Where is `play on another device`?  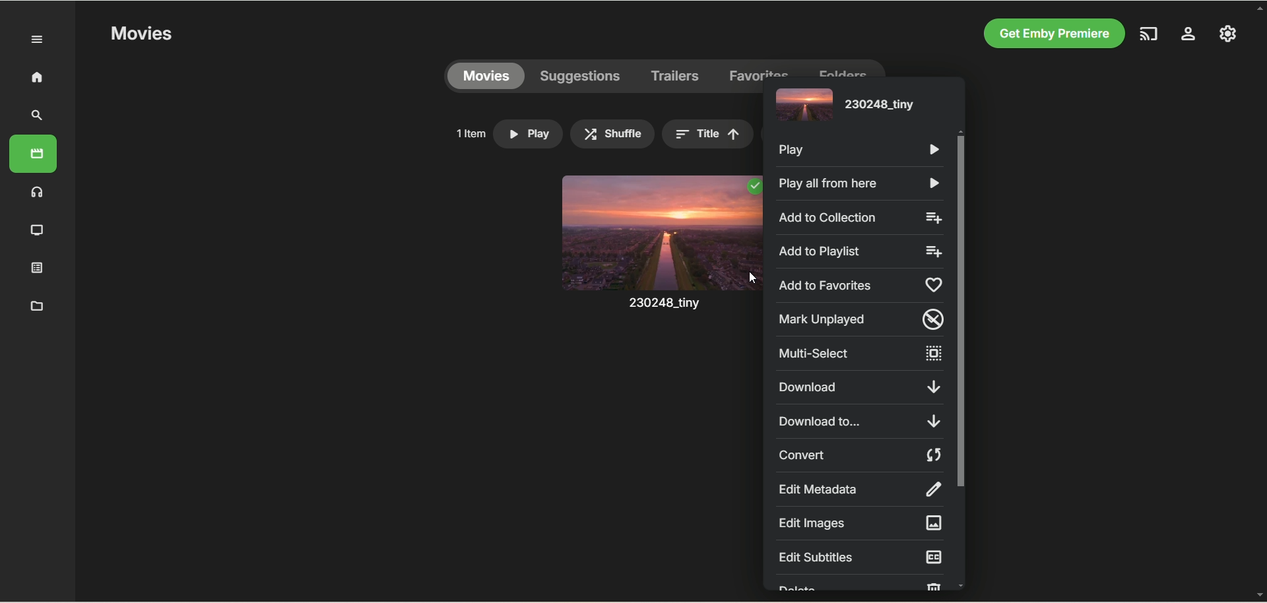
play on another device is located at coordinates (1150, 34).